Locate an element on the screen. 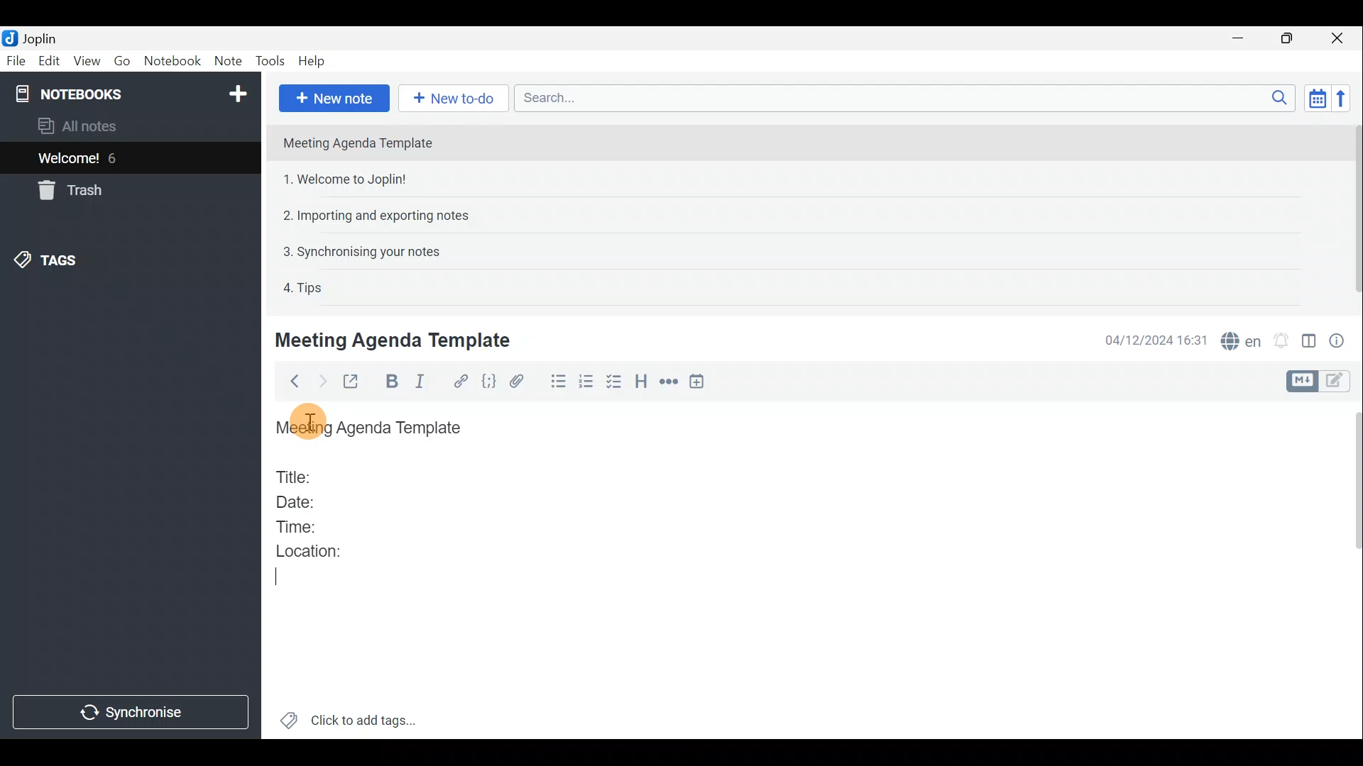  2. Importing and exporting notes is located at coordinates (381, 216).